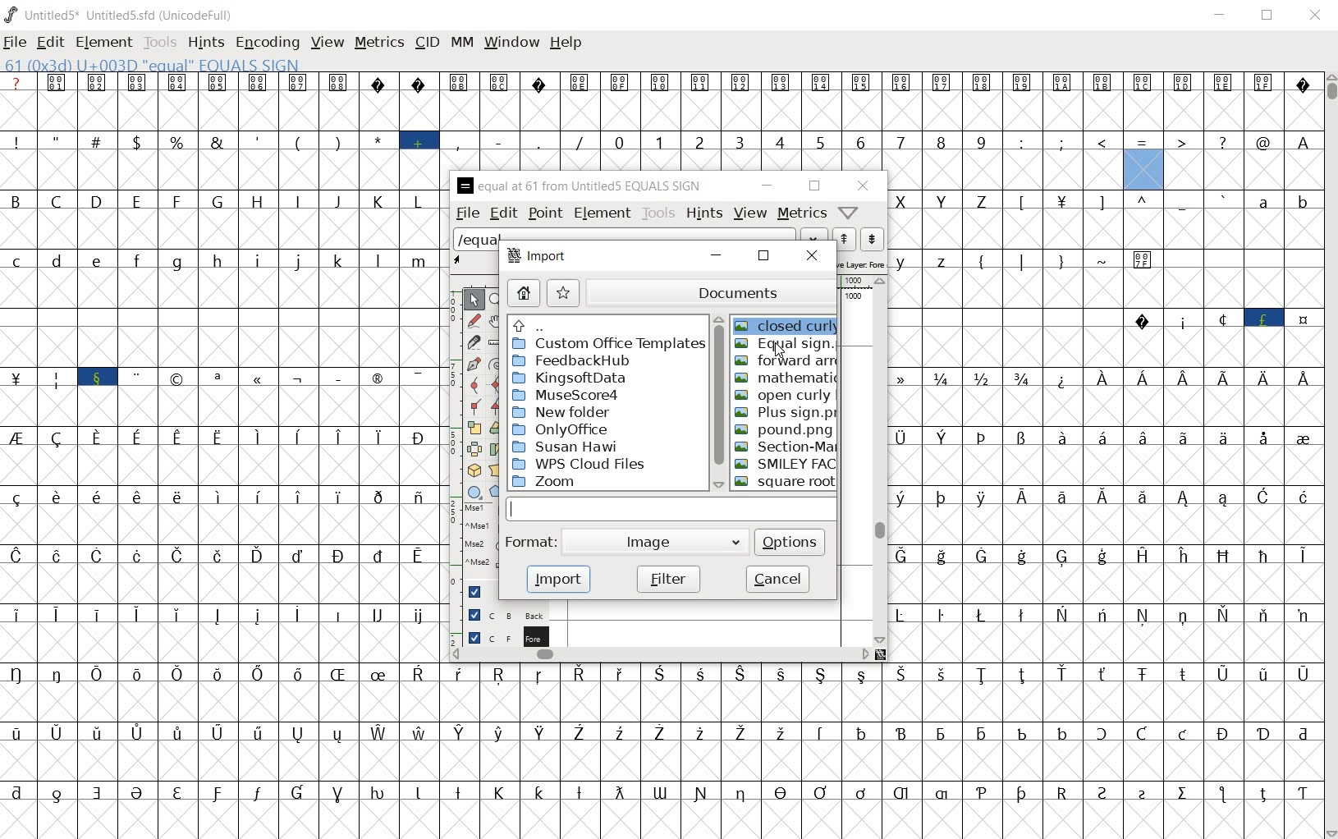  What do you see at coordinates (158, 41) in the screenshot?
I see `tools` at bounding box center [158, 41].